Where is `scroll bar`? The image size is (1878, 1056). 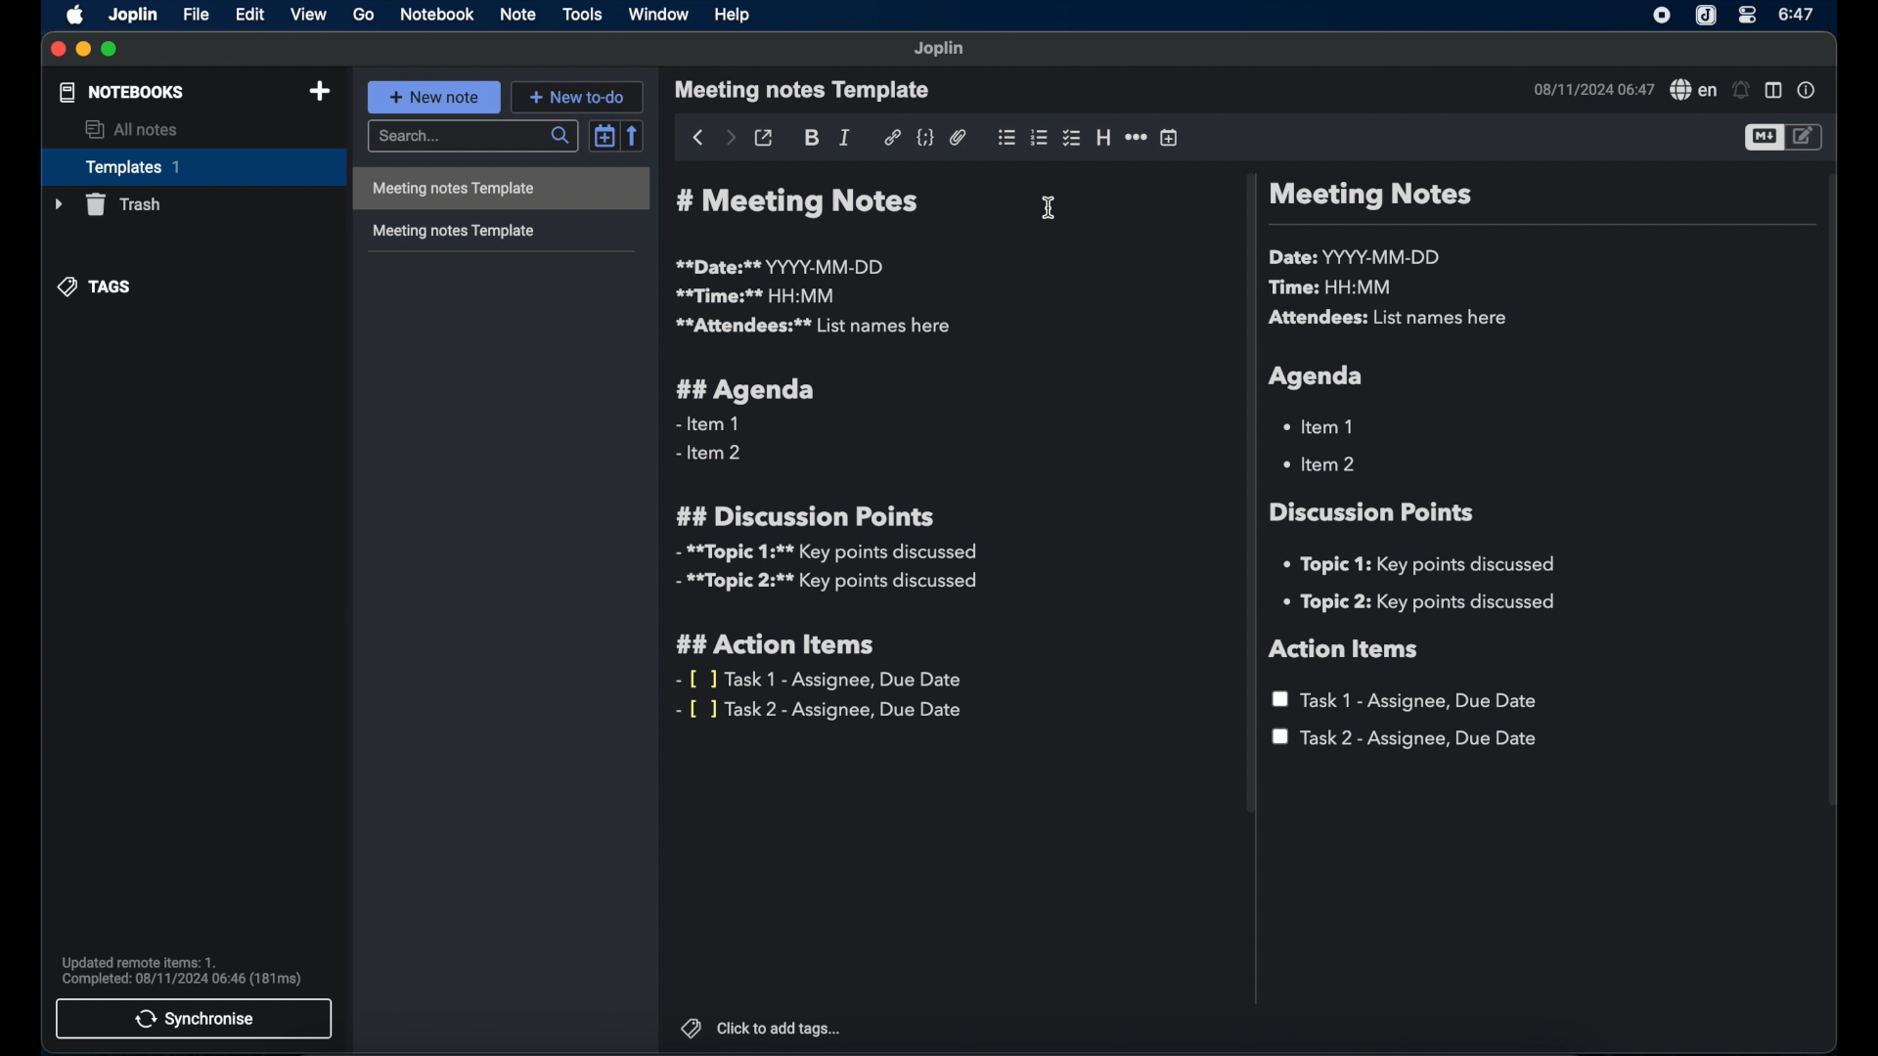 scroll bar is located at coordinates (1833, 503).